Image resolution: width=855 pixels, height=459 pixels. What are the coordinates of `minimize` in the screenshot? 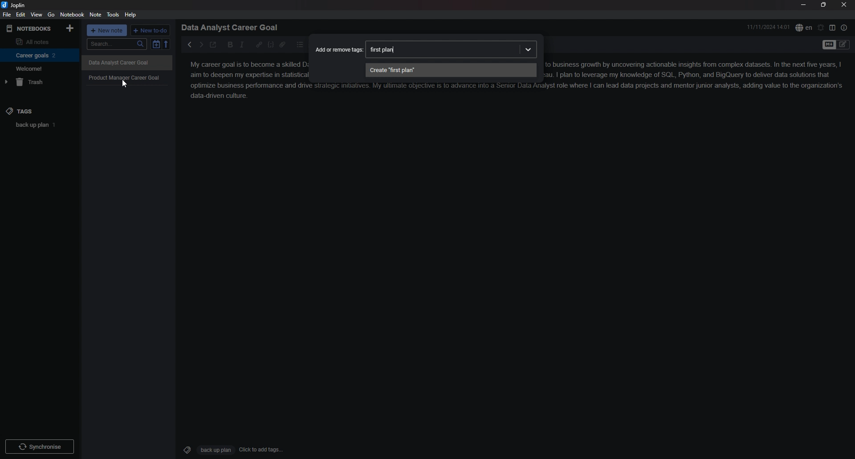 It's located at (803, 4).